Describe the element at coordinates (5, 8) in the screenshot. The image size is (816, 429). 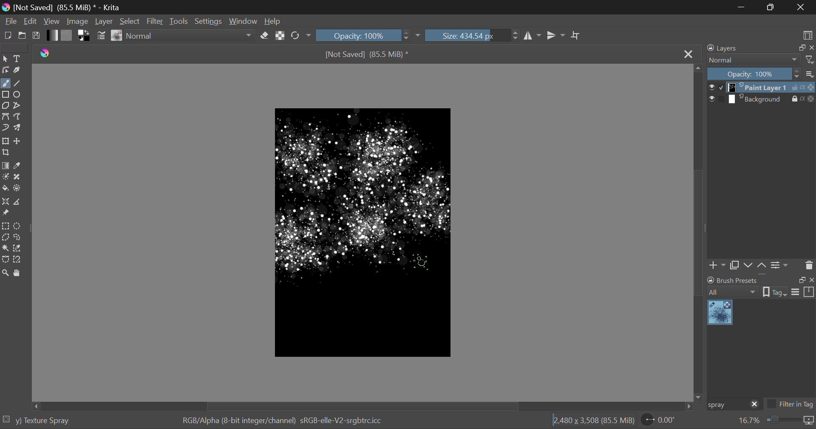
I see `logo` at that location.